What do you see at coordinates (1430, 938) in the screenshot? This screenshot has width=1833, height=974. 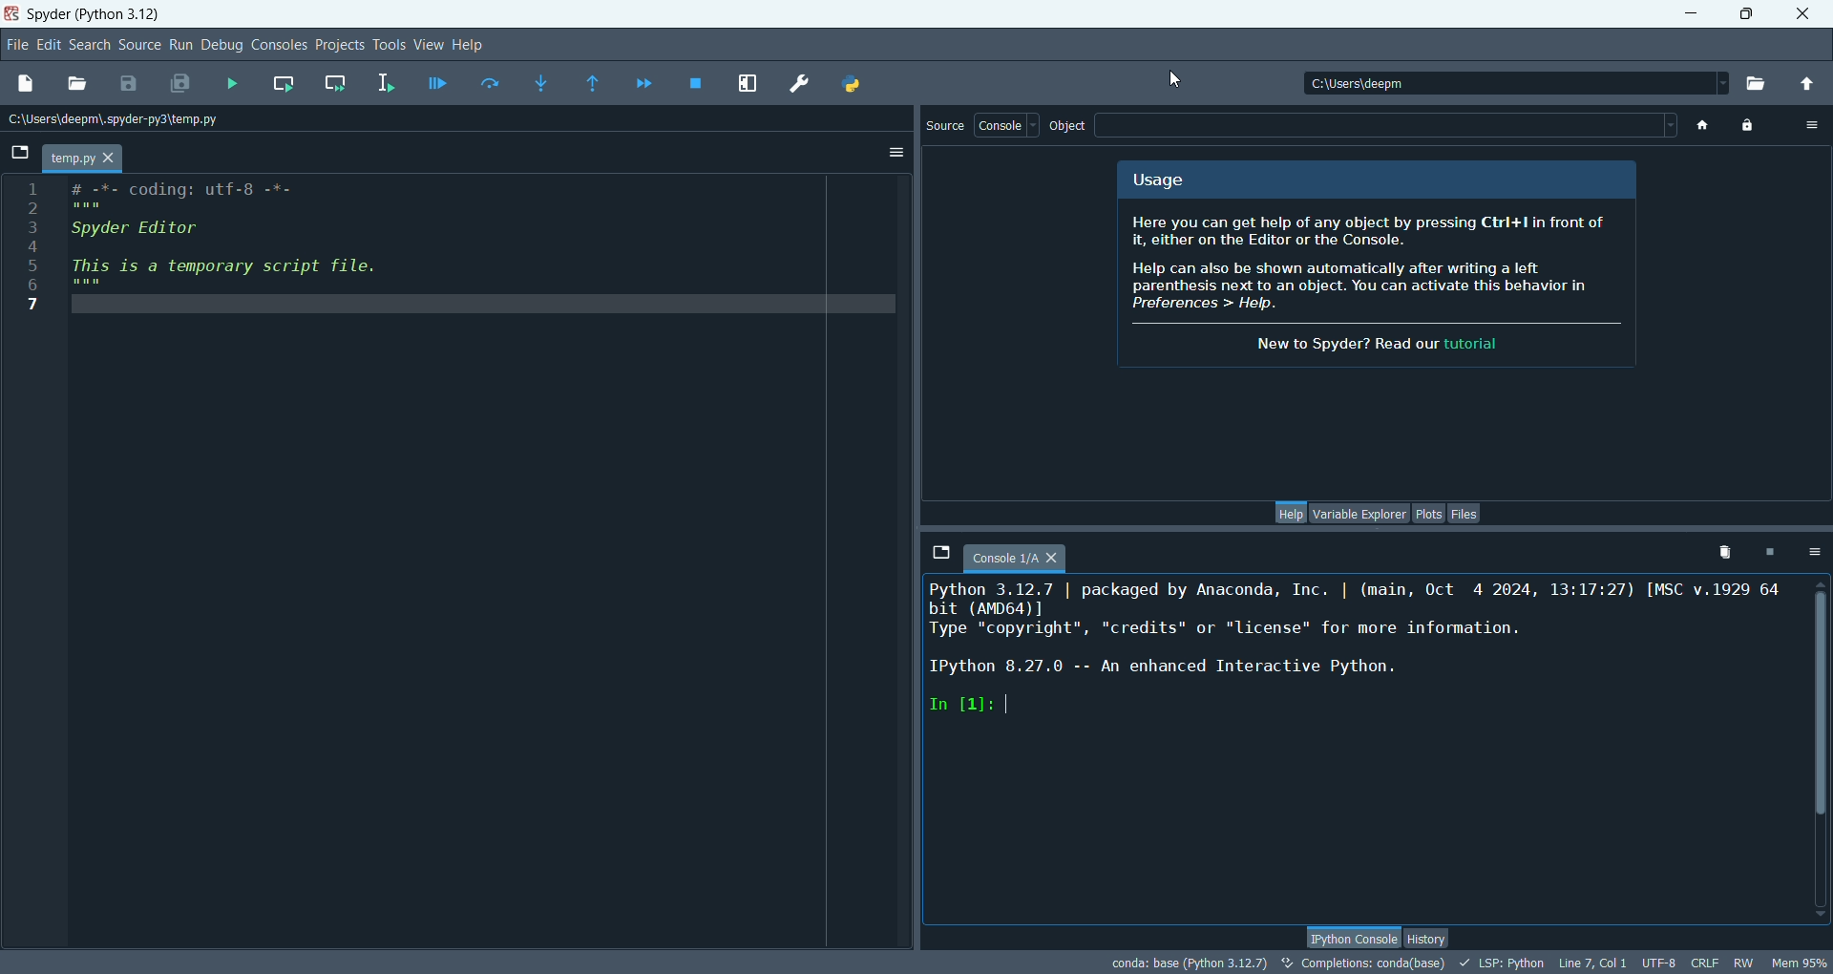 I see `history` at bounding box center [1430, 938].